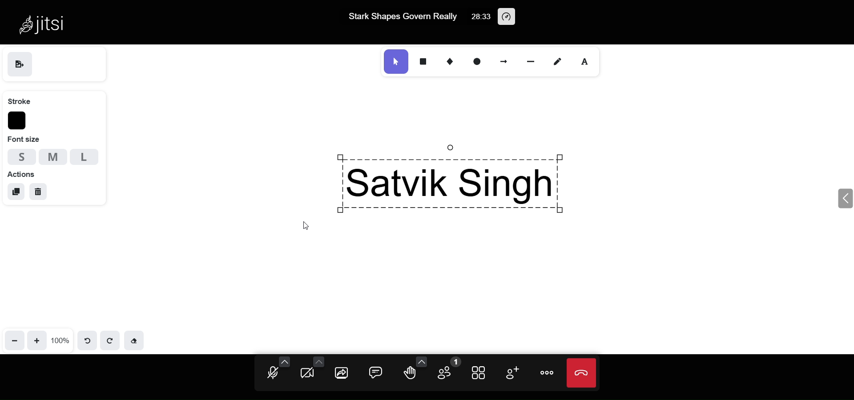 Image resolution: width=854 pixels, height=400 pixels. I want to click on save as image, so click(19, 64).